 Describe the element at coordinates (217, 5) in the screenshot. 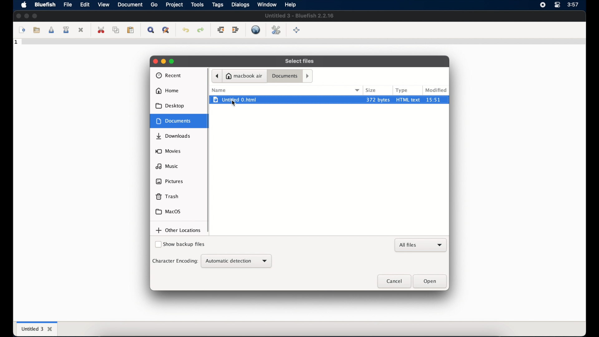

I see `tags` at that location.